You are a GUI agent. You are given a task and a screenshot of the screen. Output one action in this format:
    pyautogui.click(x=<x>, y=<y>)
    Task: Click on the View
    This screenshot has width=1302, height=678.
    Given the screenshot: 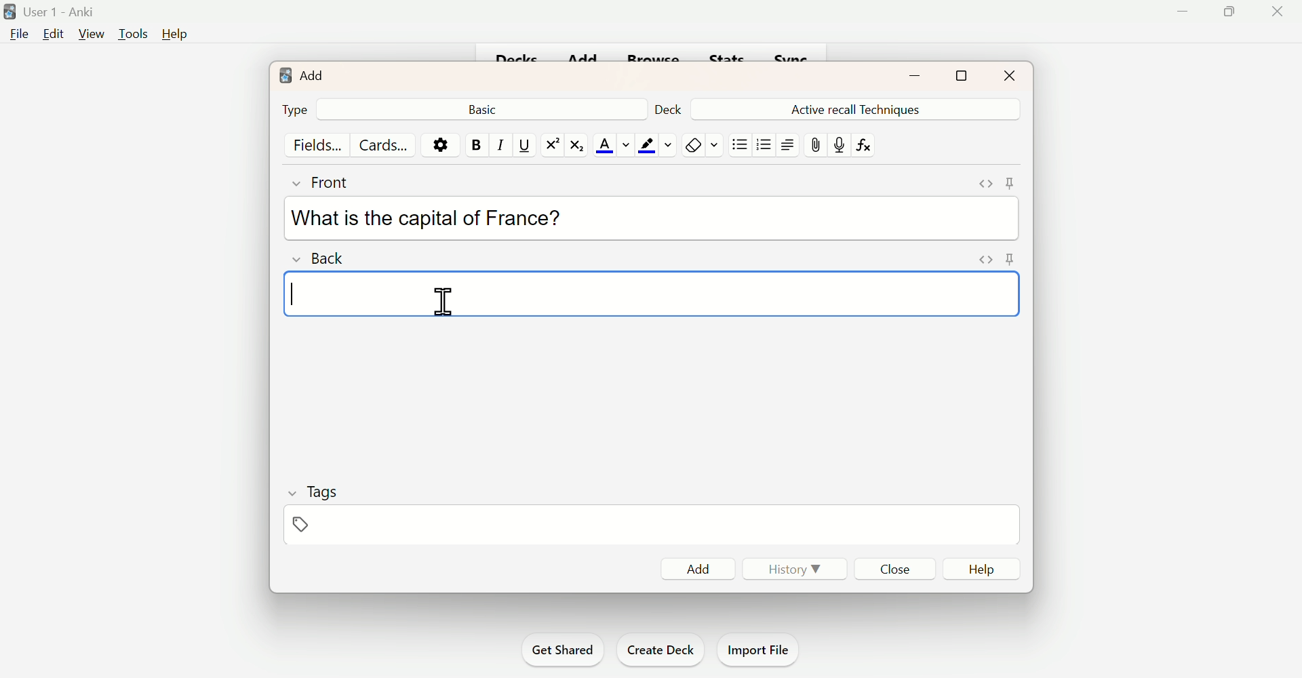 What is the action you would take?
    pyautogui.click(x=88, y=35)
    